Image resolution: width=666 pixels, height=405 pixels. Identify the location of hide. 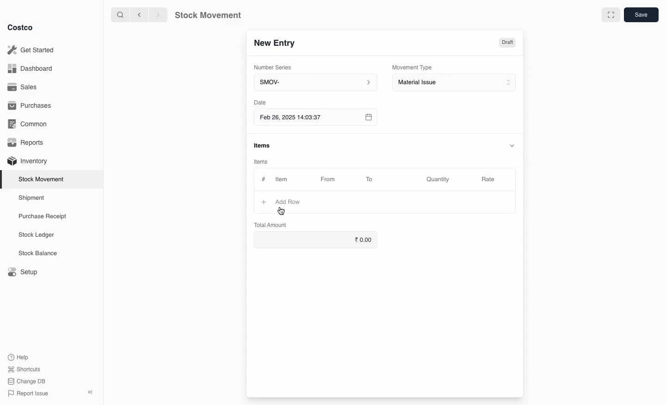
(513, 145).